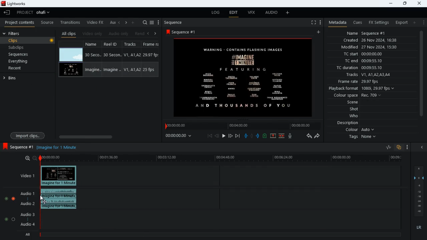 The height and width of the screenshot is (240, 427). Describe the element at coordinates (35, 12) in the screenshot. I see `project` at that location.